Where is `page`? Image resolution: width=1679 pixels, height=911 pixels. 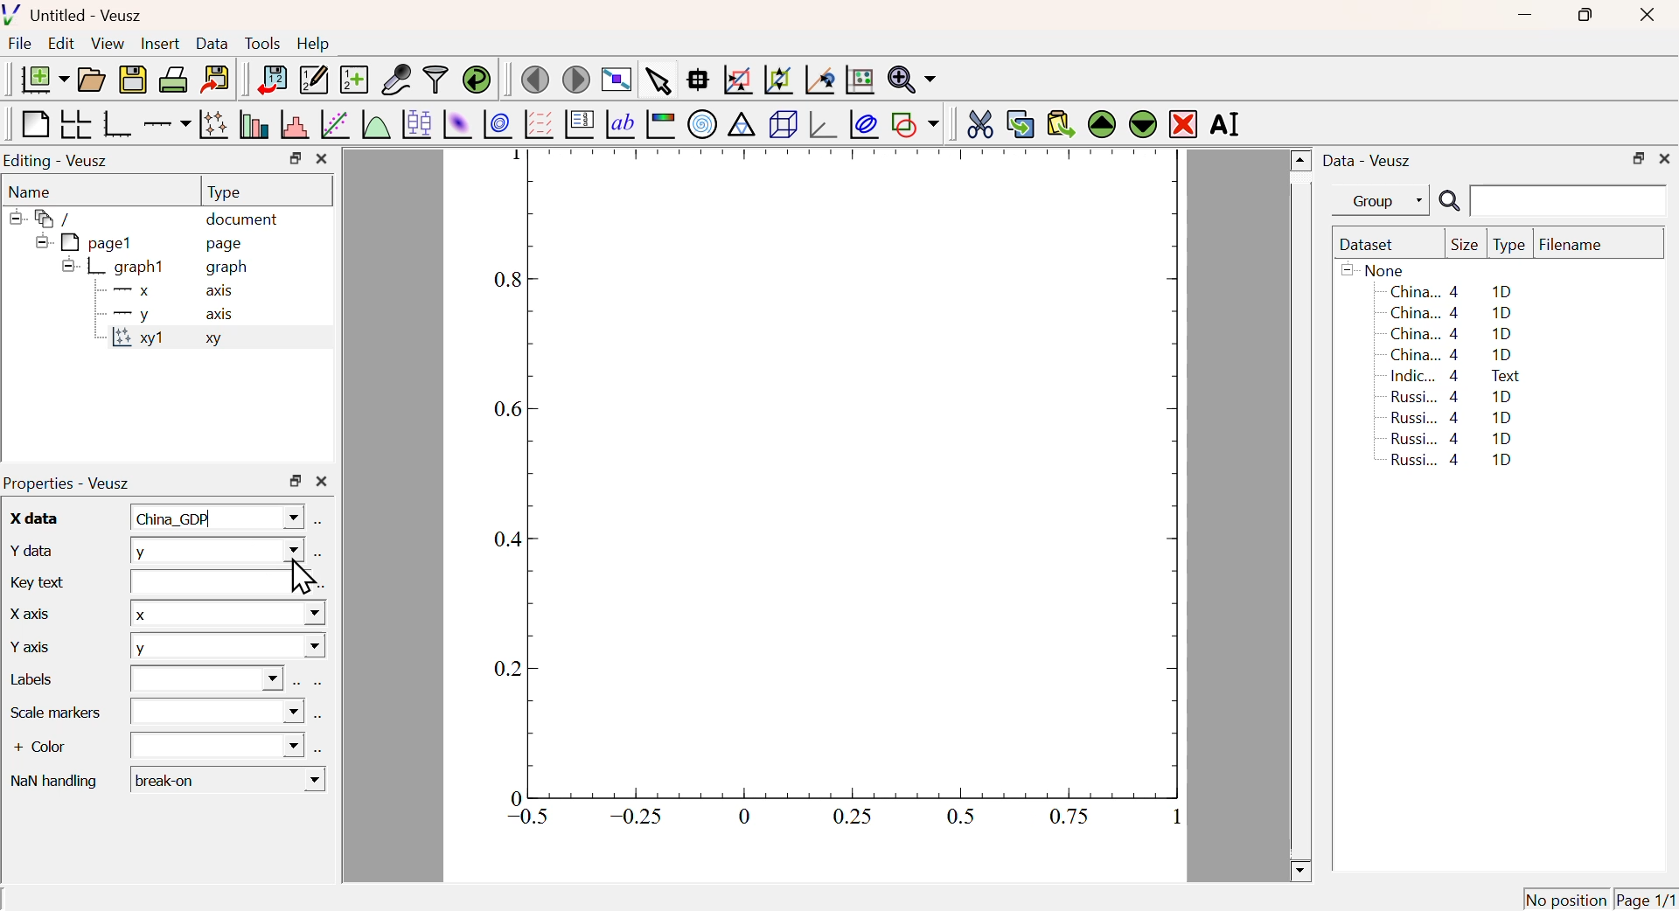 page is located at coordinates (227, 243).